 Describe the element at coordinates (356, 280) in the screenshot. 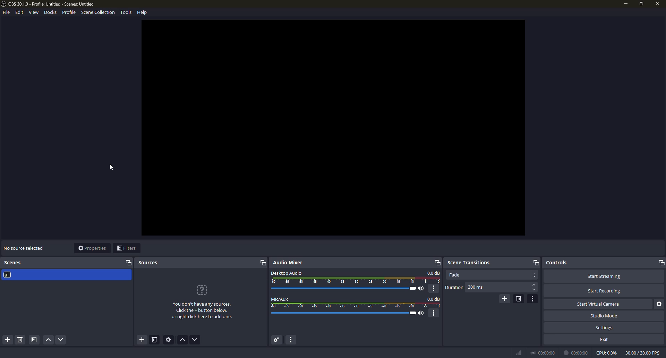

I see `audio range` at that location.